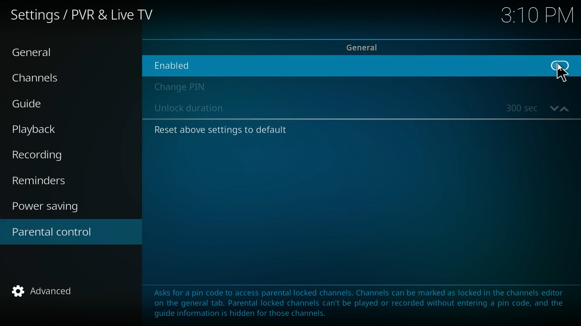  I want to click on recording, so click(50, 155).